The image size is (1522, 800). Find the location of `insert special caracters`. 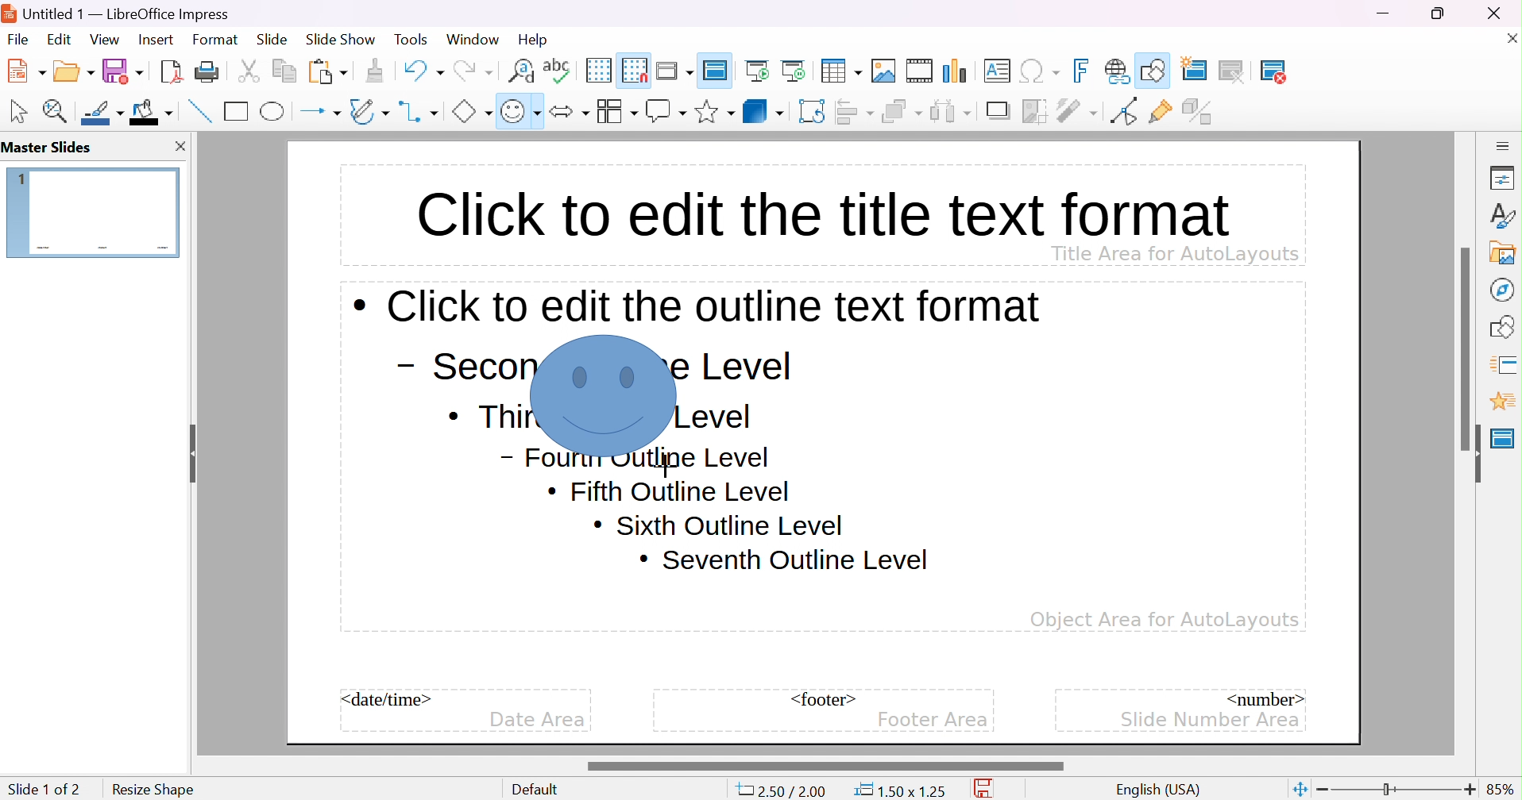

insert special caracters is located at coordinates (1040, 71).